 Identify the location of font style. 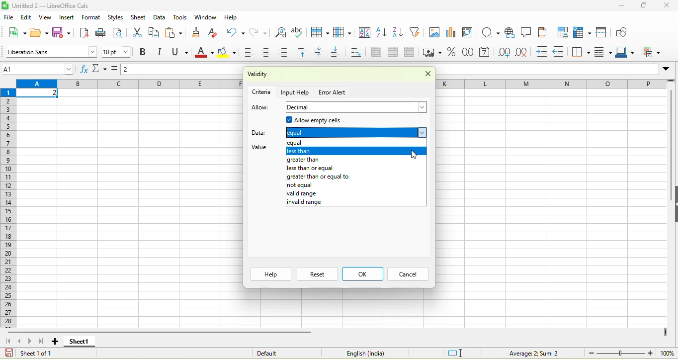
(50, 51).